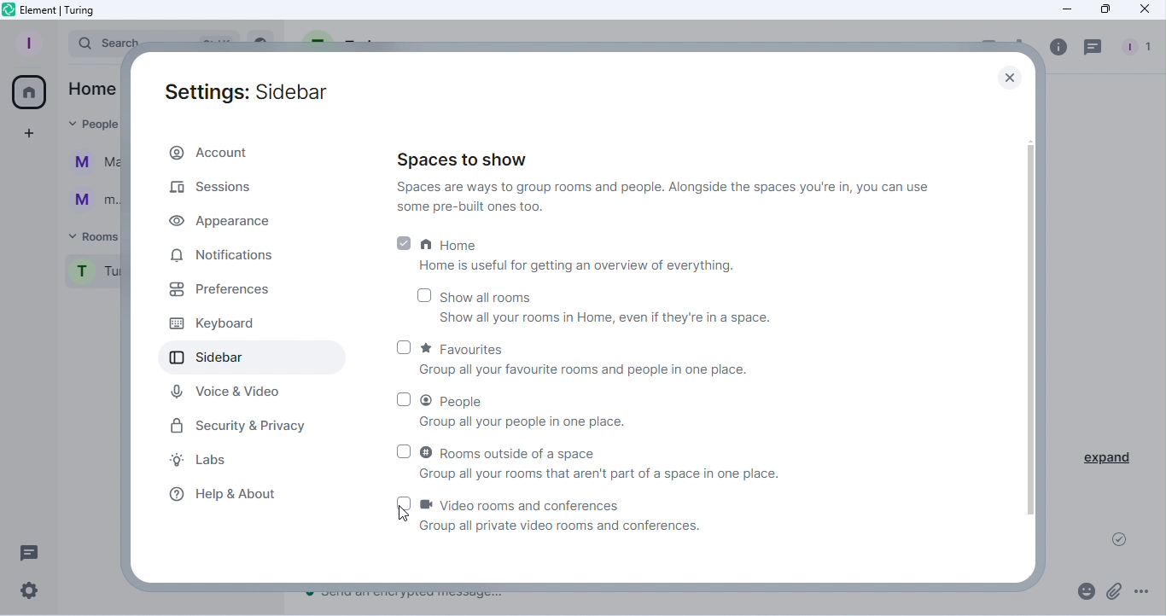 This screenshot has height=616, width=1166. What do you see at coordinates (569, 252) in the screenshot?
I see `Home` at bounding box center [569, 252].